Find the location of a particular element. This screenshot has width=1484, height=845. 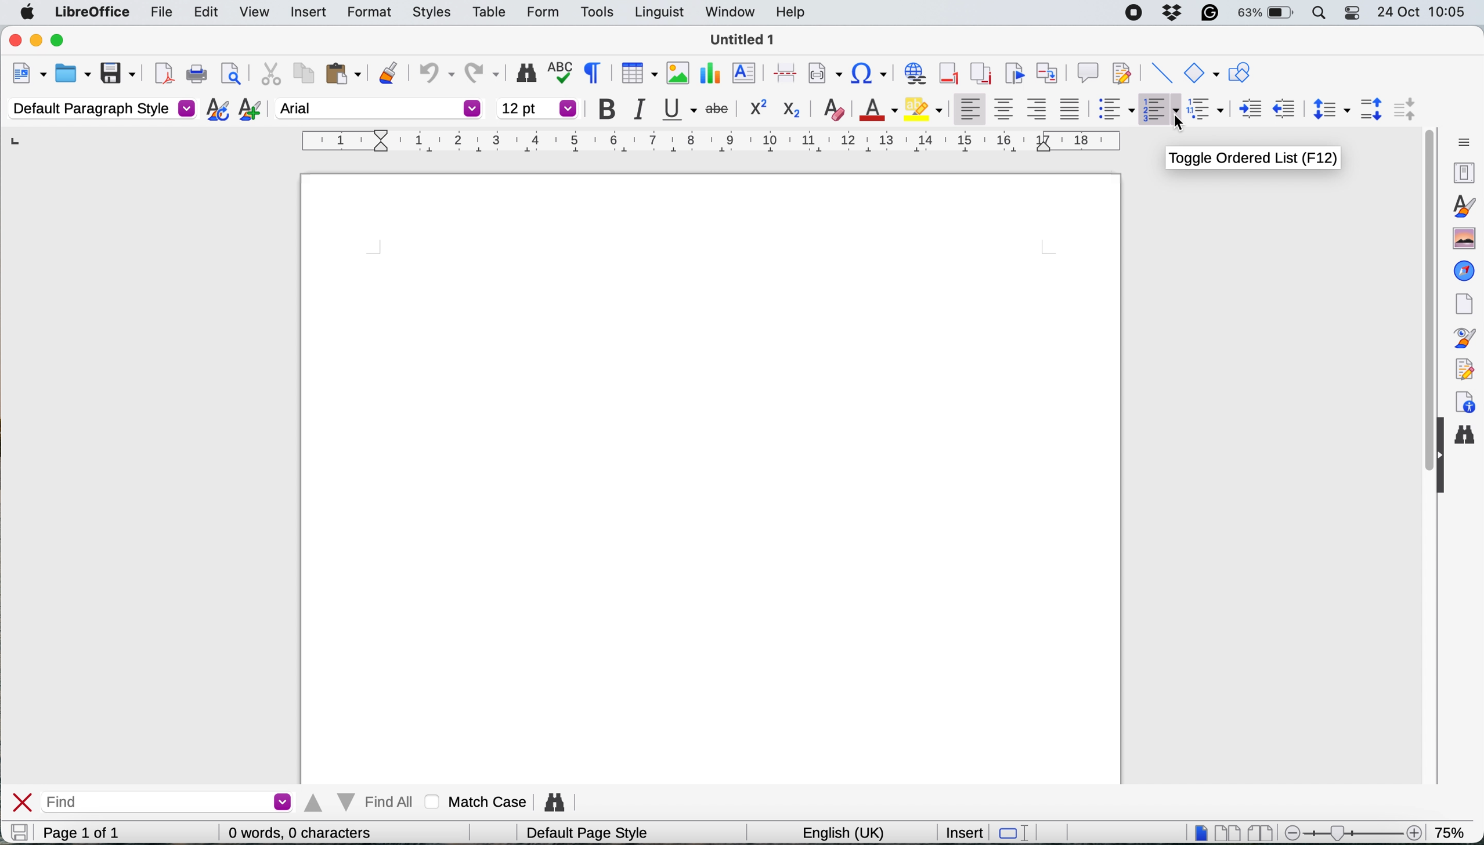

insert endnote is located at coordinates (979, 73).